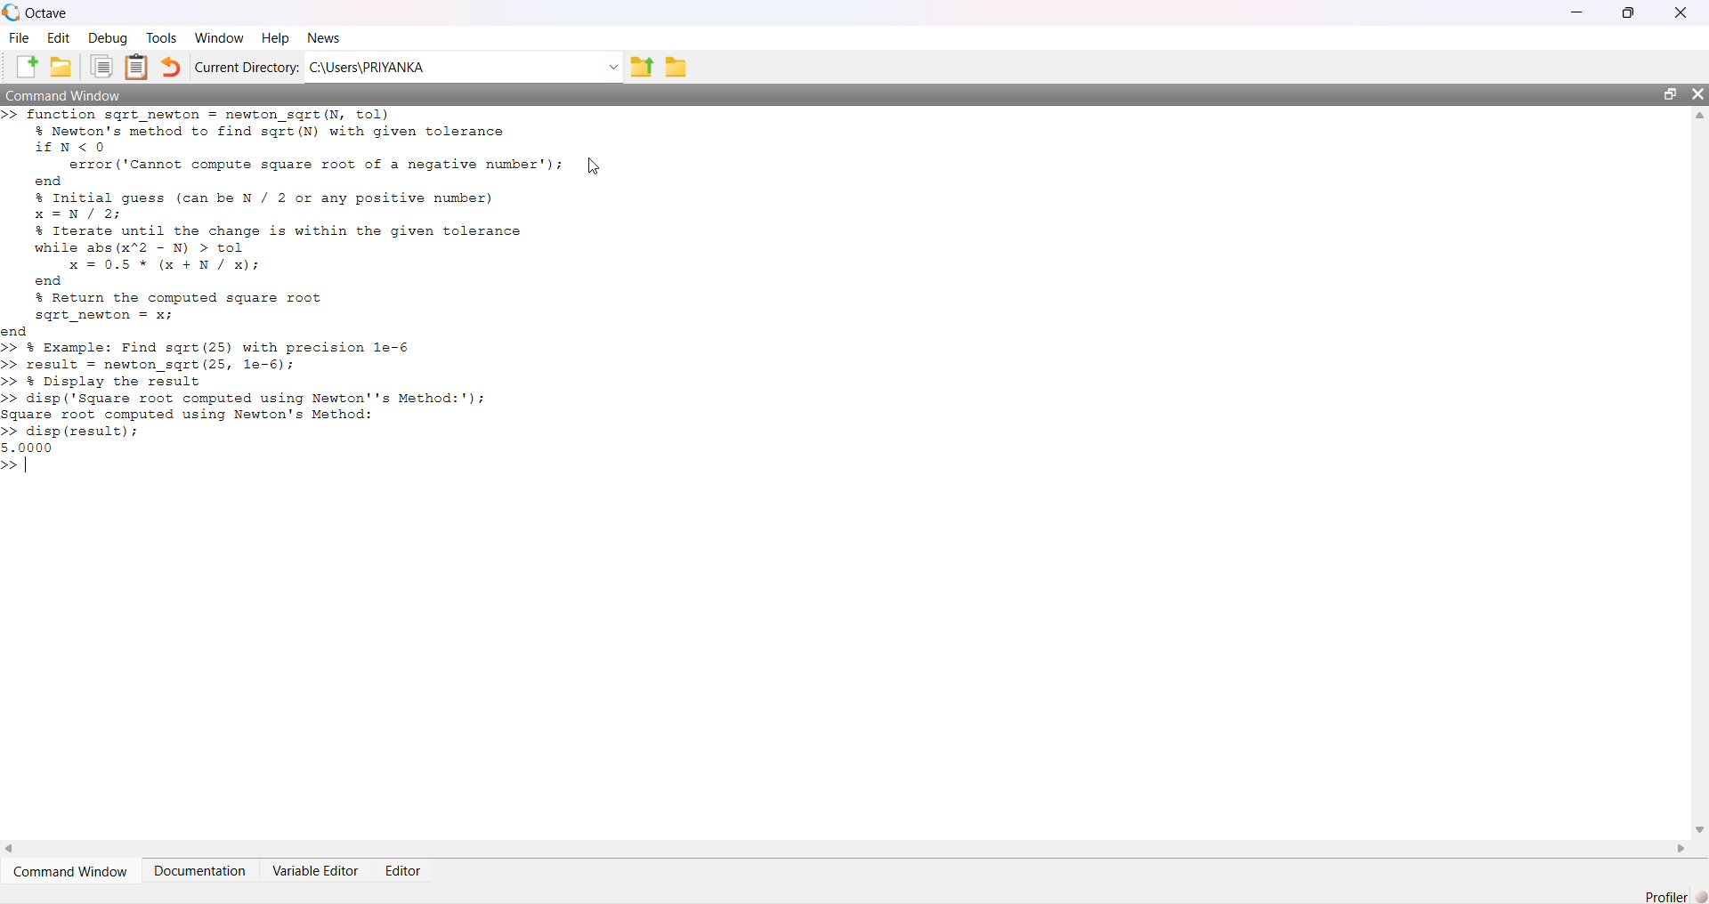  Describe the element at coordinates (595, 165) in the screenshot. I see `Cursor` at that location.